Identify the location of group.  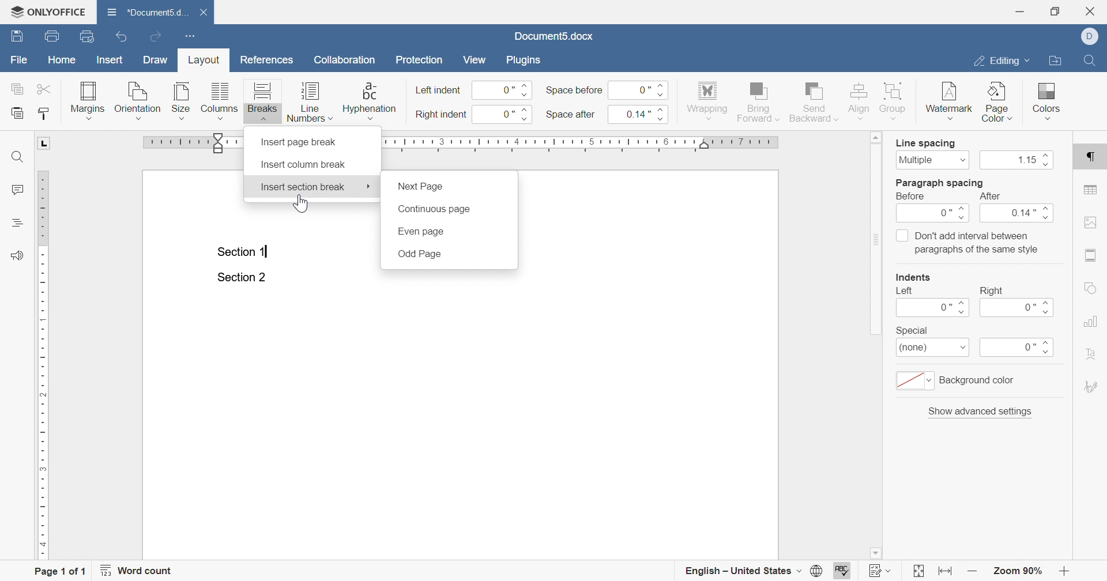
(896, 101).